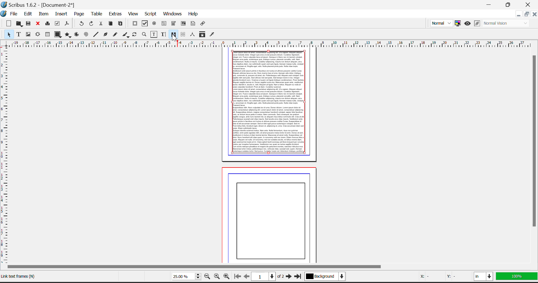 This screenshot has height=283, width=538. Describe the element at coordinates (133, 14) in the screenshot. I see `View` at that location.